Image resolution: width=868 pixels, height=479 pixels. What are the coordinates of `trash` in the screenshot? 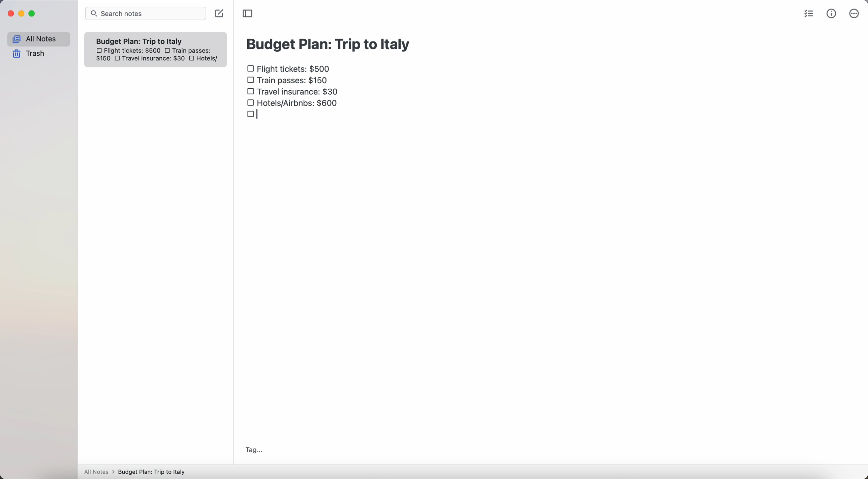 It's located at (29, 54).